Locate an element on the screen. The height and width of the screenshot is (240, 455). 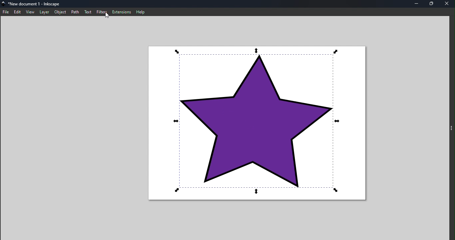
Edit is located at coordinates (17, 12).